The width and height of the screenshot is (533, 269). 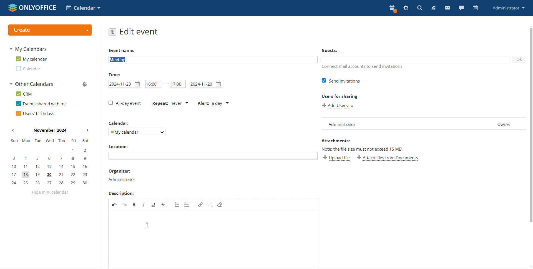 What do you see at coordinates (144, 205) in the screenshot?
I see `italic` at bounding box center [144, 205].